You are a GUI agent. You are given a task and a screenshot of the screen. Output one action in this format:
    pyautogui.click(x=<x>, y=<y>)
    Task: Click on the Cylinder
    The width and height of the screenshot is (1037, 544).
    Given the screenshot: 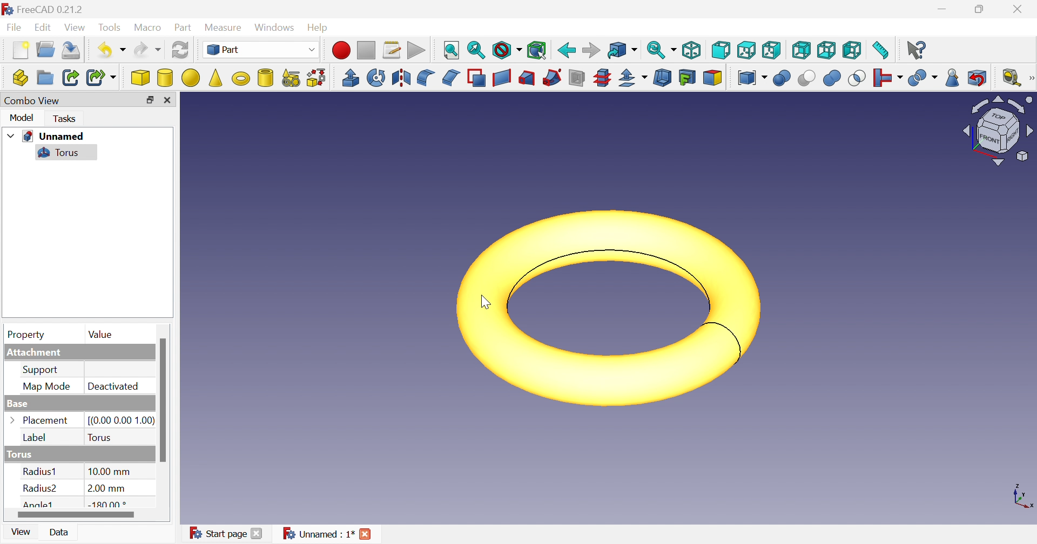 What is the action you would take?
    pyautogui.click(x=164, y=78)
    